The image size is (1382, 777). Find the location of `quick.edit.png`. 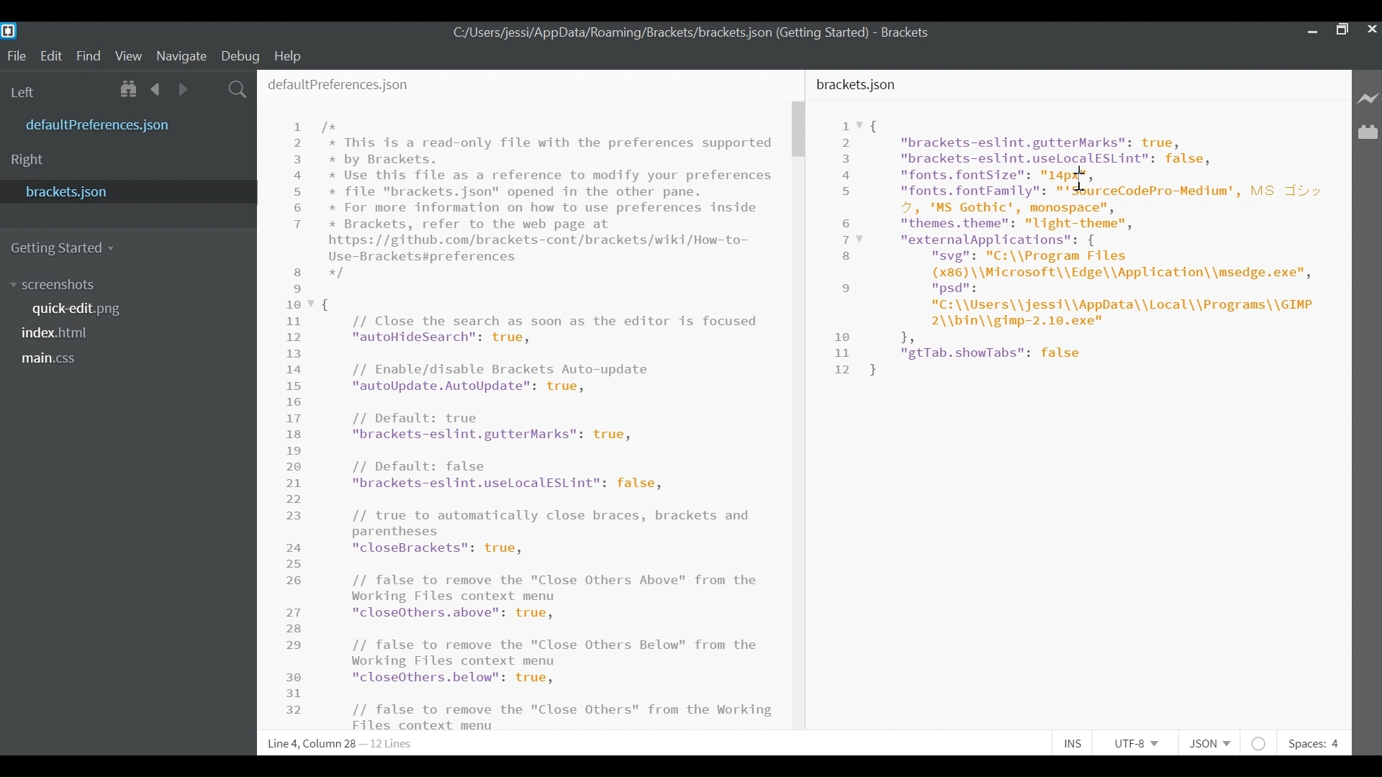

quick.edit.png is located at coordinates (78, 309).